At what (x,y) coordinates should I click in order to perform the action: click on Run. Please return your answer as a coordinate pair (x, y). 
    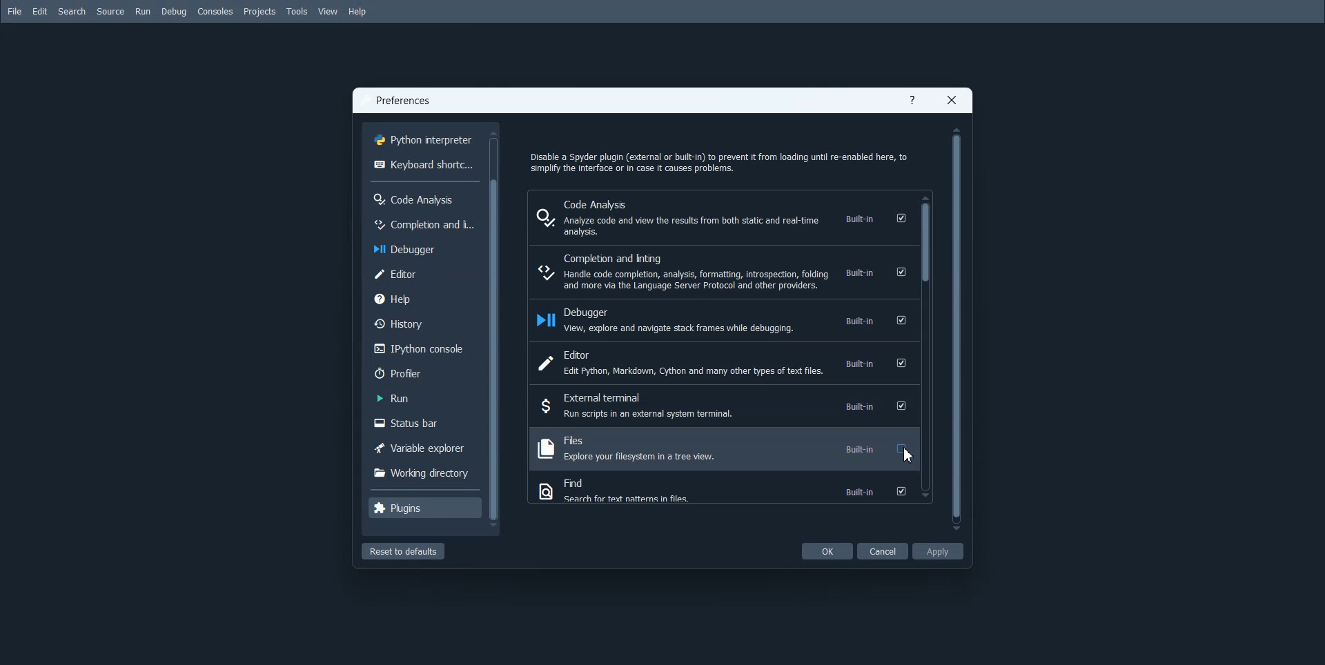
    Looking at the image, I should click on (422, 398).